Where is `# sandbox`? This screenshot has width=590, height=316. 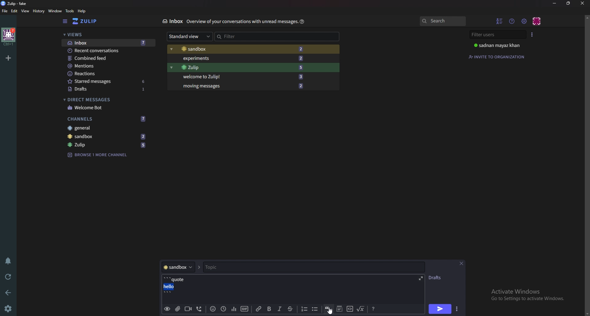
# sandbox is located at coordinates (176, 268).